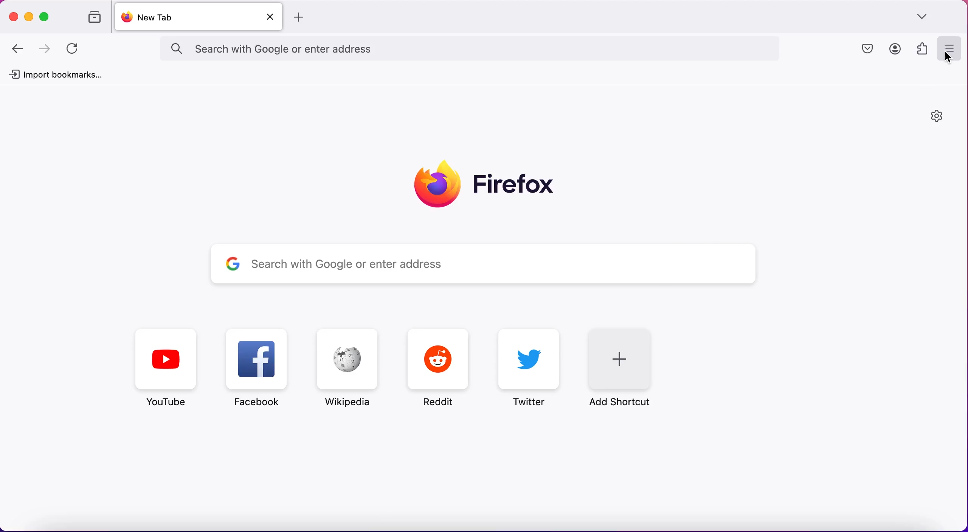 This screenshot has height=532, width=968. What do you see at coordinates (628, 367) in the screenshot?
I see `add shortcut` at bounding box center [628, 367].